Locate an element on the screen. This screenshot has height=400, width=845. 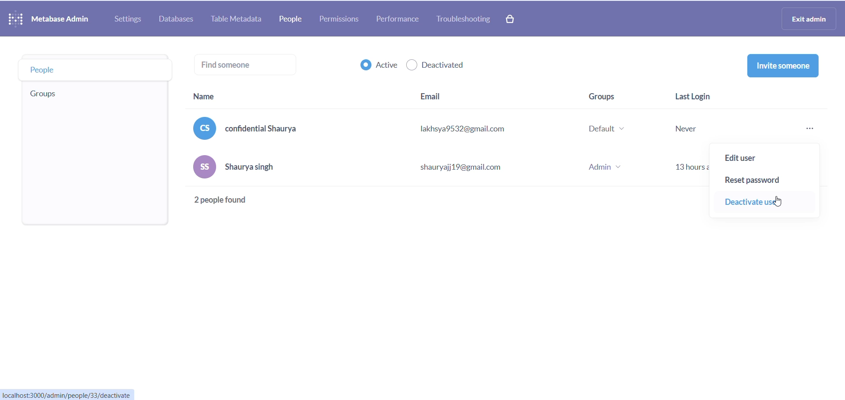
last login is located at coordinates (706, 98).